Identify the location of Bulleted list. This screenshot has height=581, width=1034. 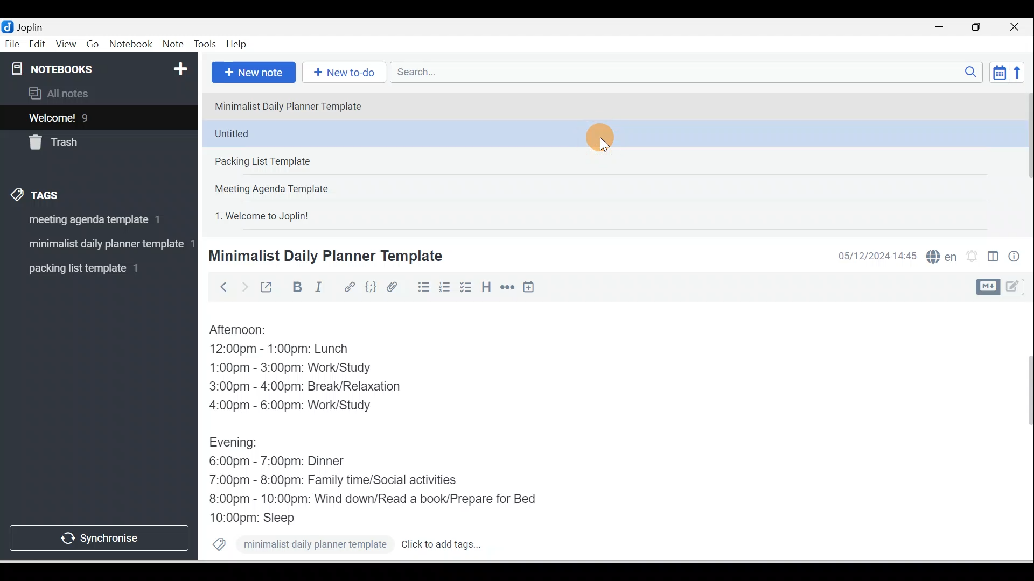
(421, 287).